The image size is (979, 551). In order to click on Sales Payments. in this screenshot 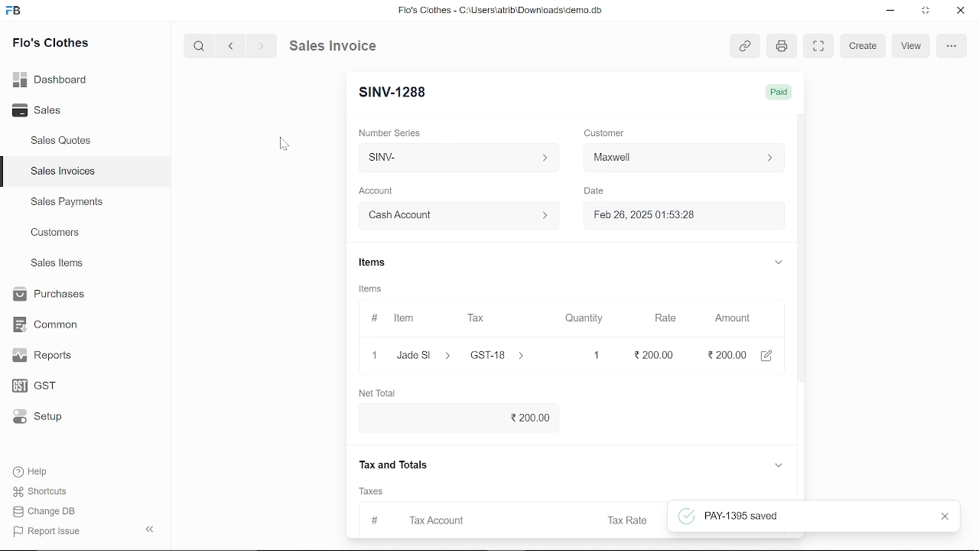, I will do `click(66, 202)`.